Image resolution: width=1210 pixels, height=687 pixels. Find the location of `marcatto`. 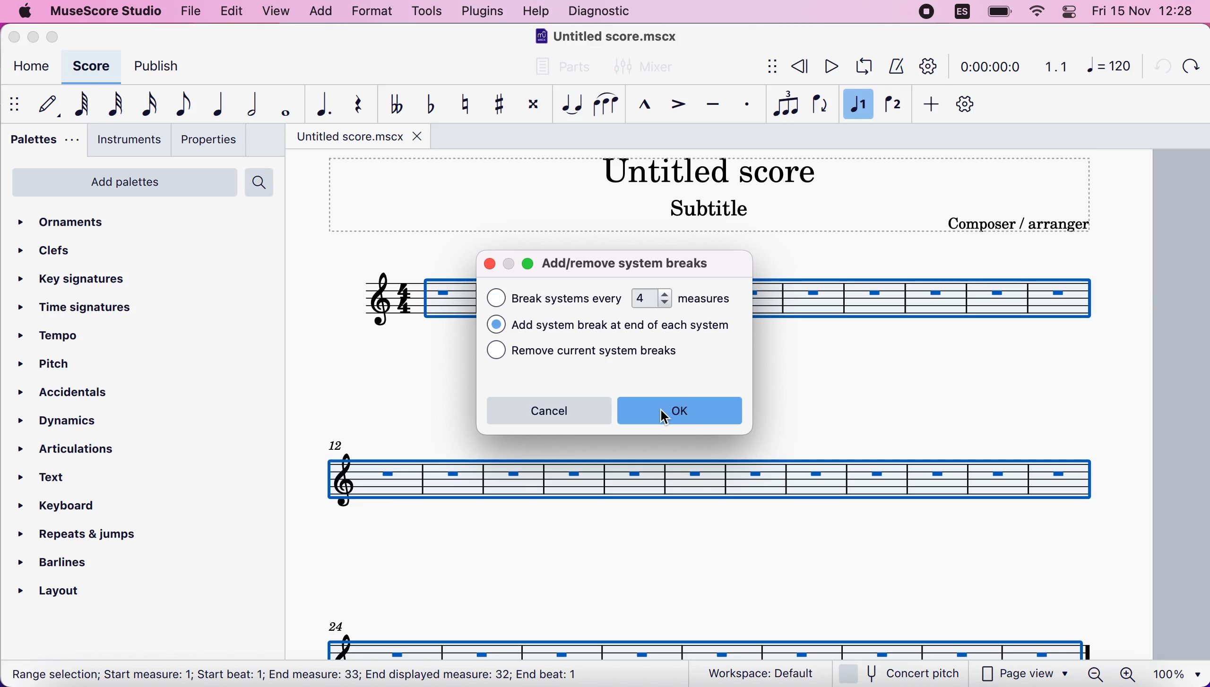

marcatto is located at coordinates (641, 107).